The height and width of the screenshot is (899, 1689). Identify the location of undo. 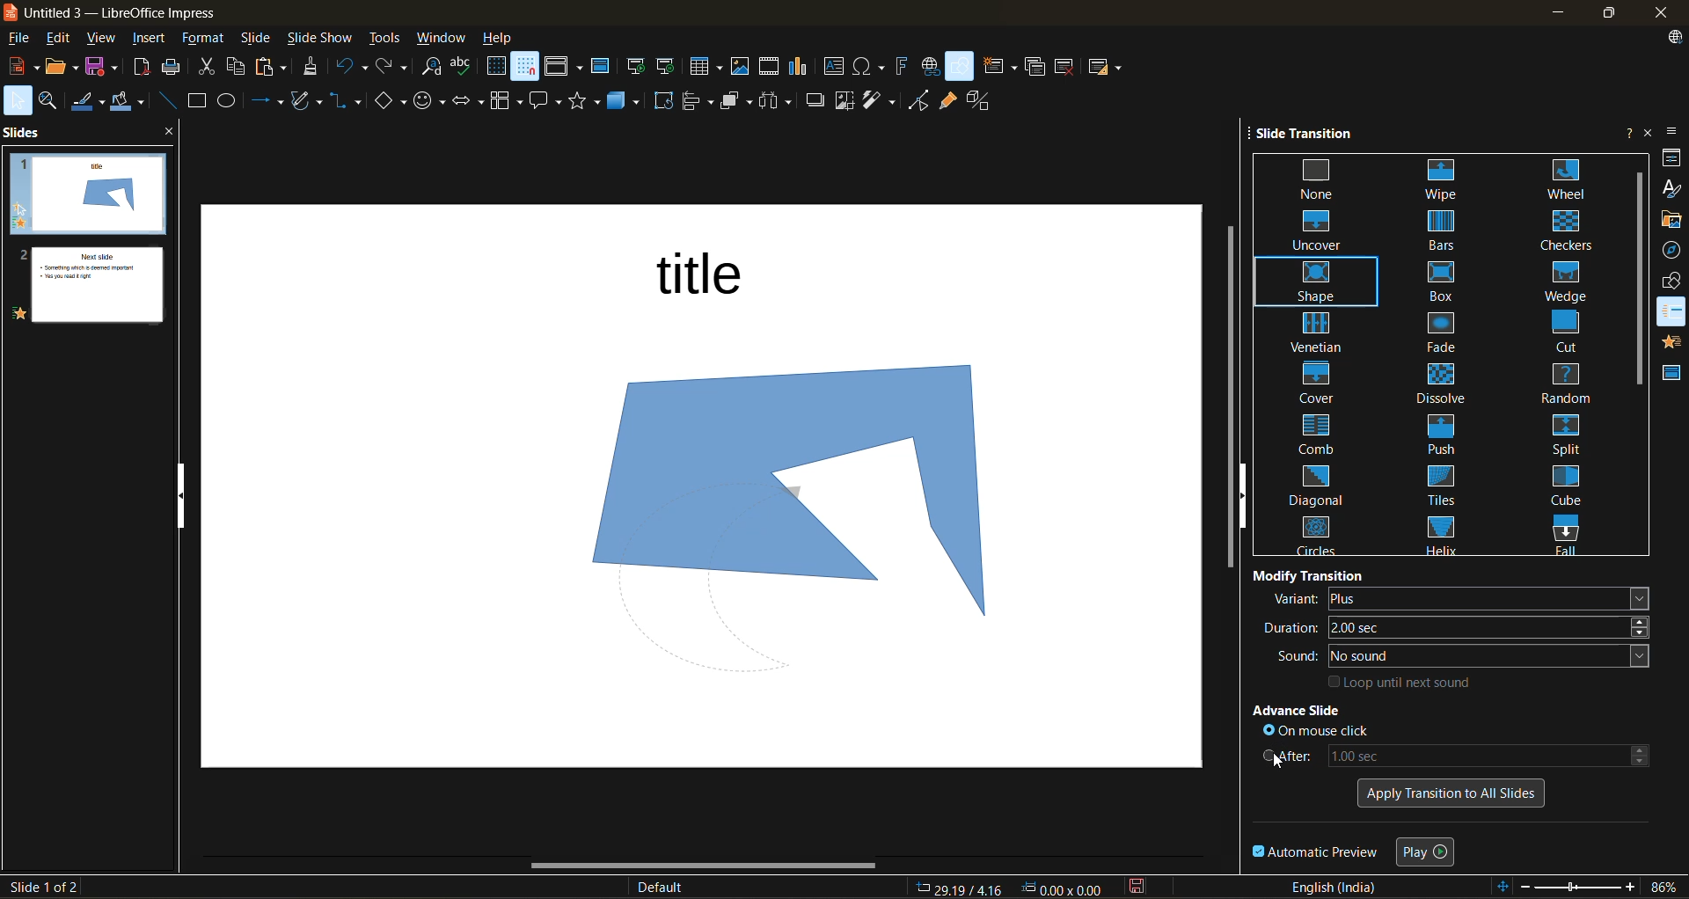
(352, 69).